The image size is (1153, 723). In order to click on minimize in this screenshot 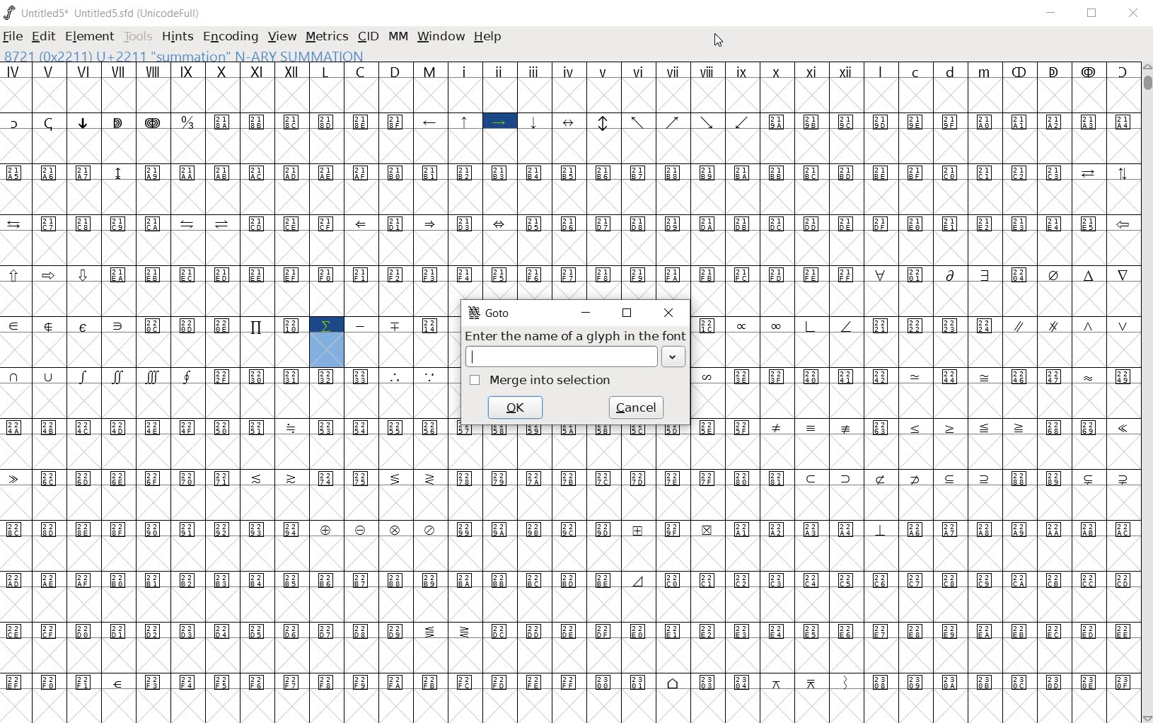, I will do `click(589, 312)`.